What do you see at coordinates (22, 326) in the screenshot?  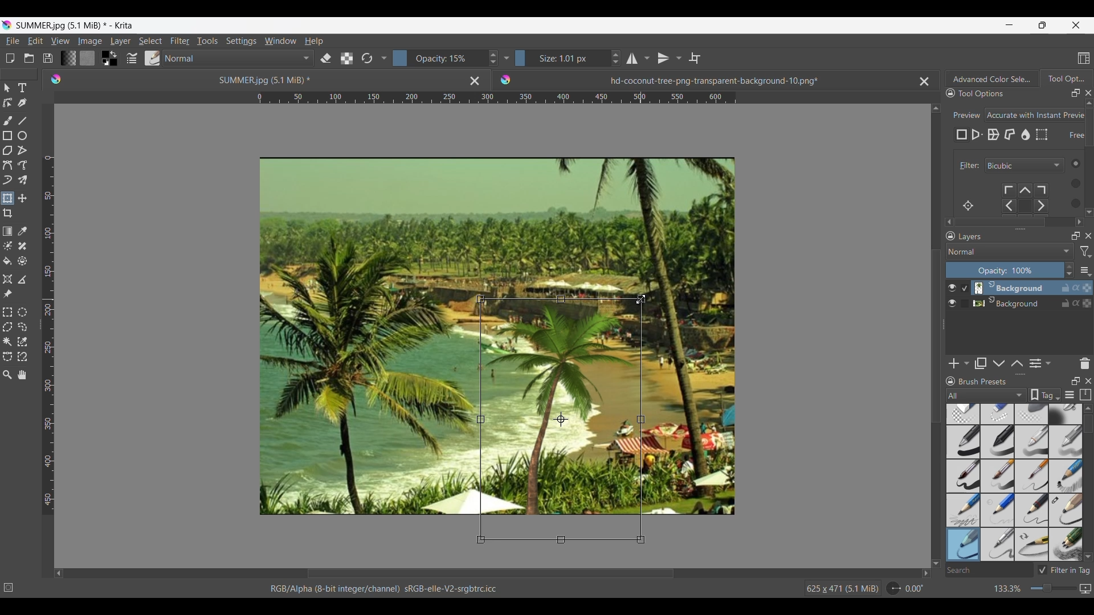 I see `Freehand selection tool` at bounding box center [22, 326].